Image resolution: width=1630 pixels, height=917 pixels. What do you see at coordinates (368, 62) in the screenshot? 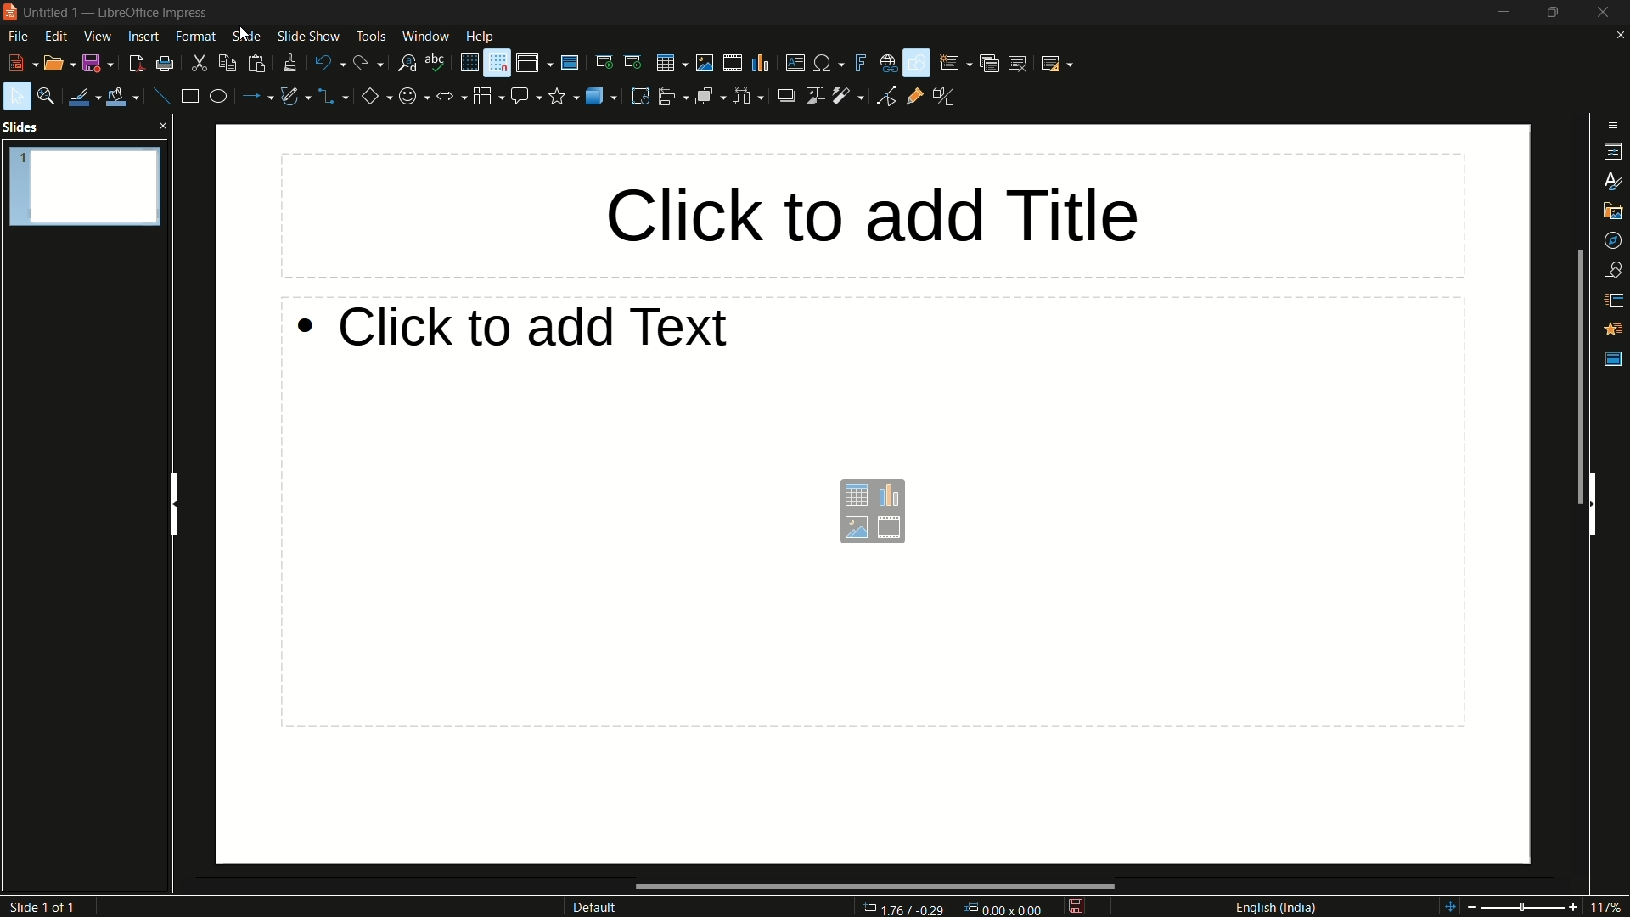
I see `redo` at bounding box center [368, 62].